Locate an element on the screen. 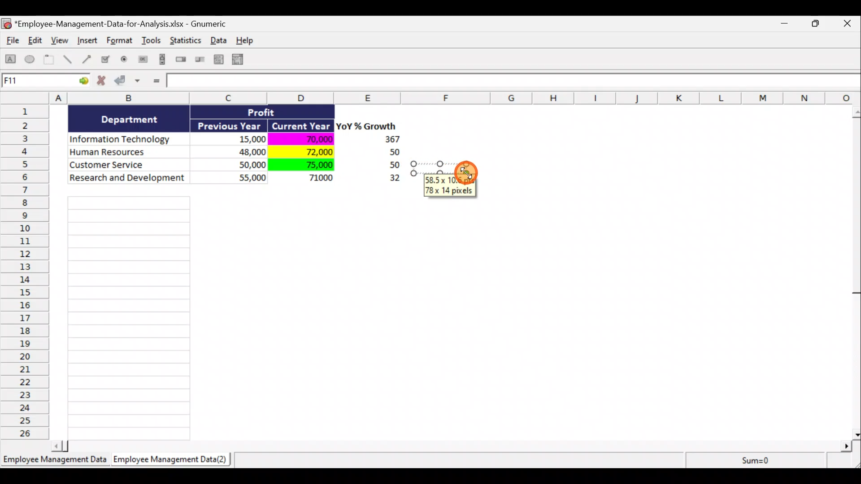  Create a slider is located at coordinates (199, 61).